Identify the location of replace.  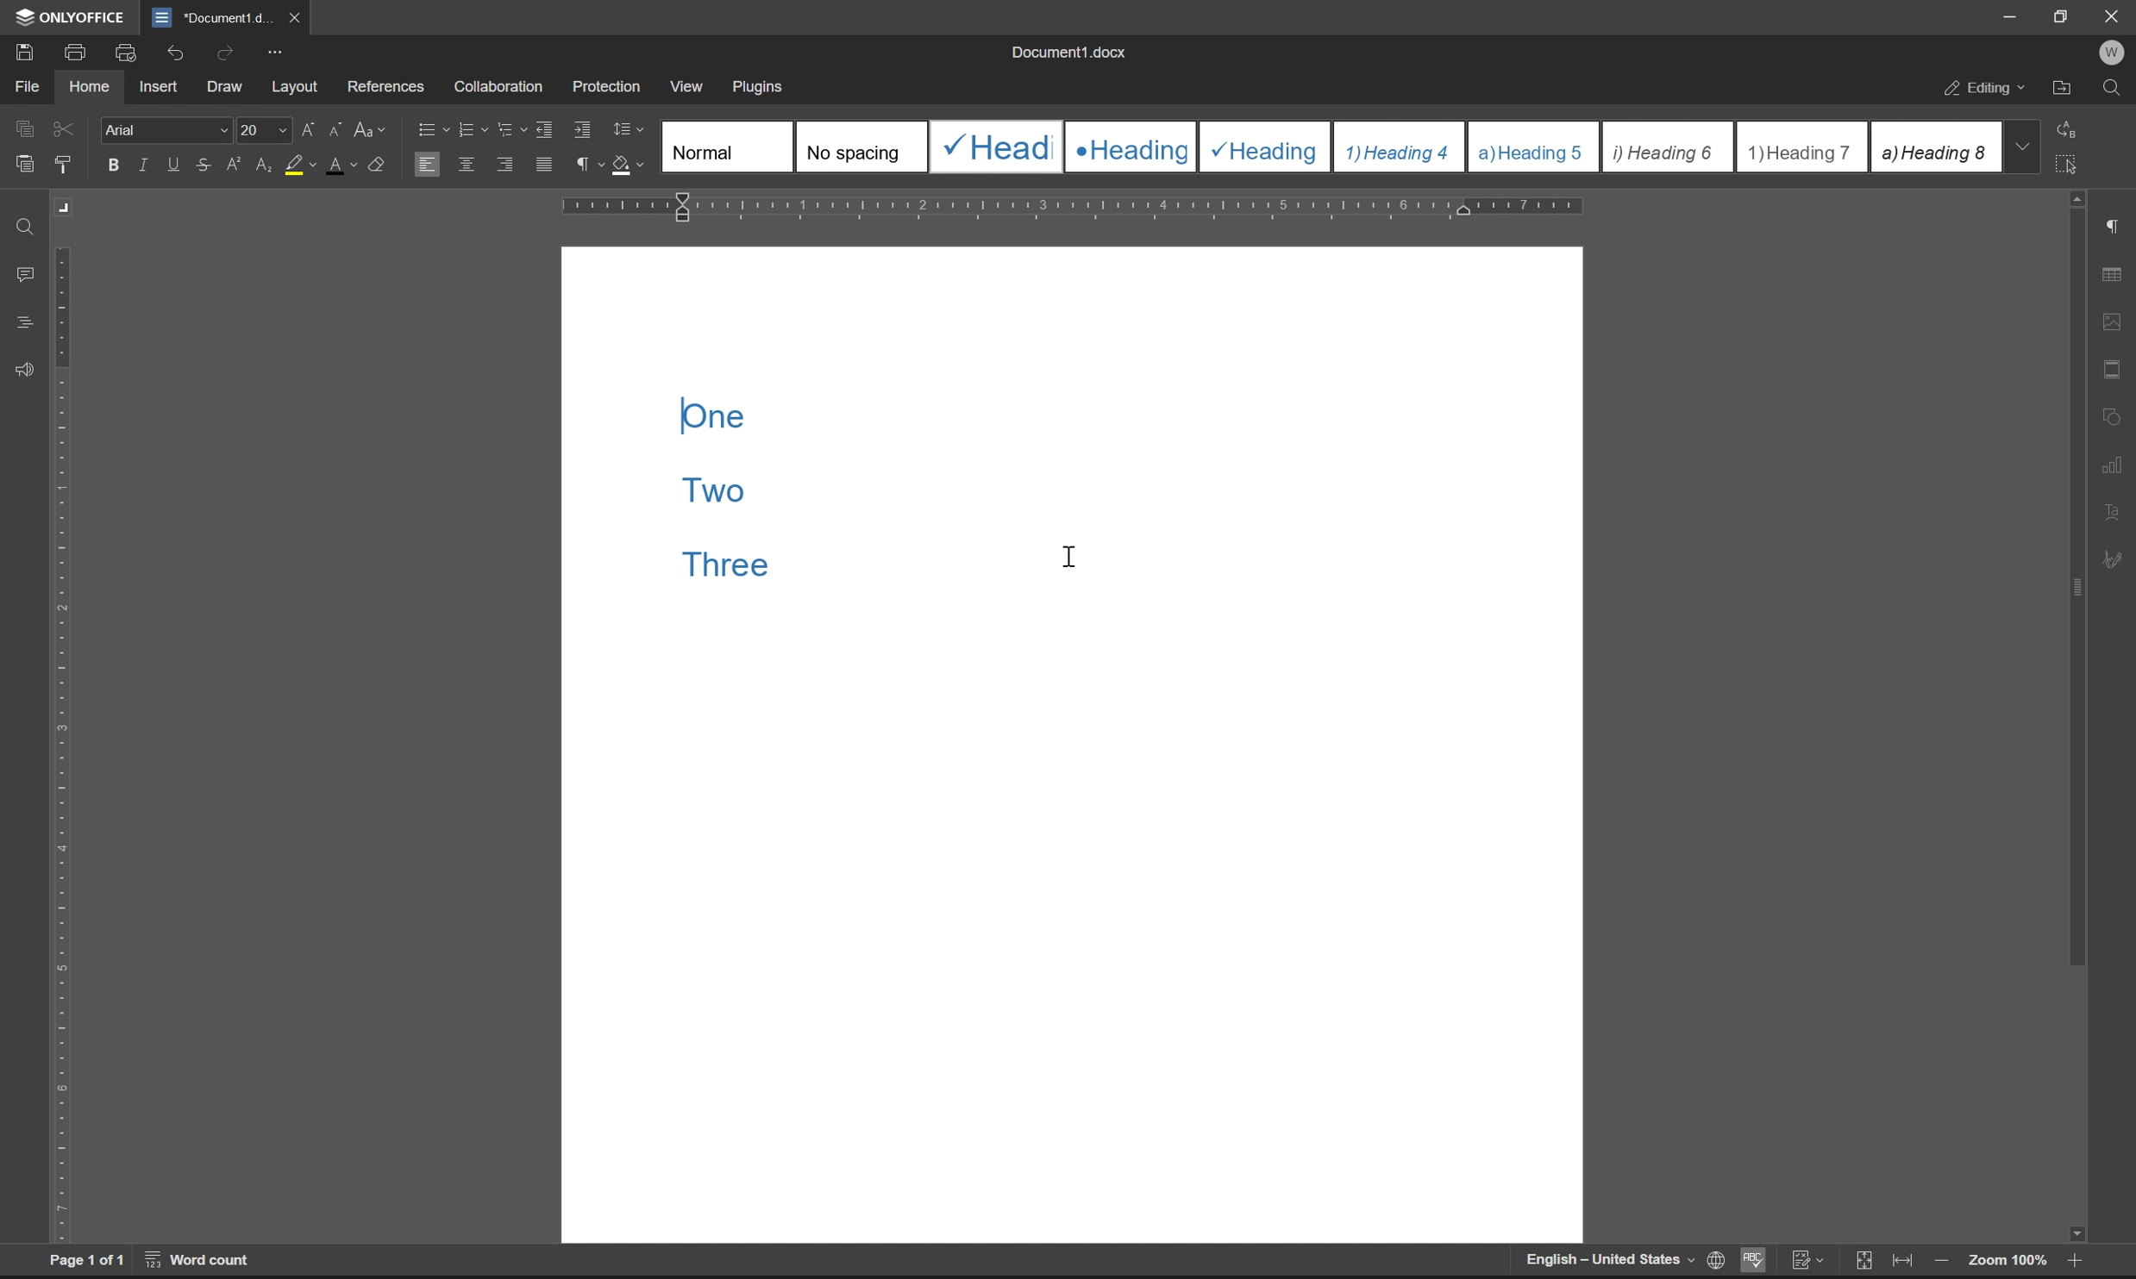
(2072, 128).